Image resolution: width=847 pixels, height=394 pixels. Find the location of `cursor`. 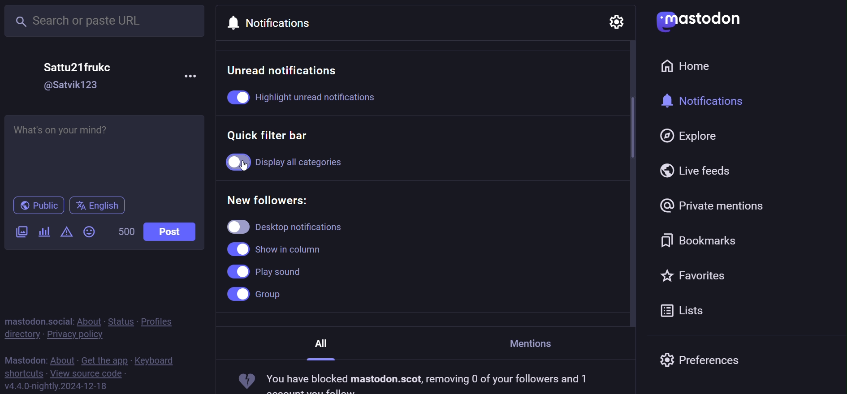

cursor is located at coordinates (252, 165).